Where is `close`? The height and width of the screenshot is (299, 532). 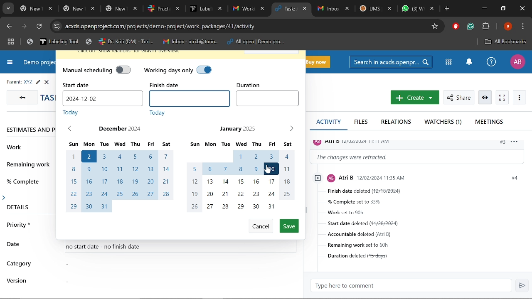 close is located at coordinates (48, 83).